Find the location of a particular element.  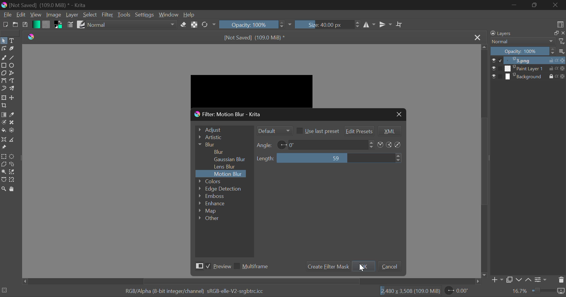

0 degree is located at coordinates (328, 144).